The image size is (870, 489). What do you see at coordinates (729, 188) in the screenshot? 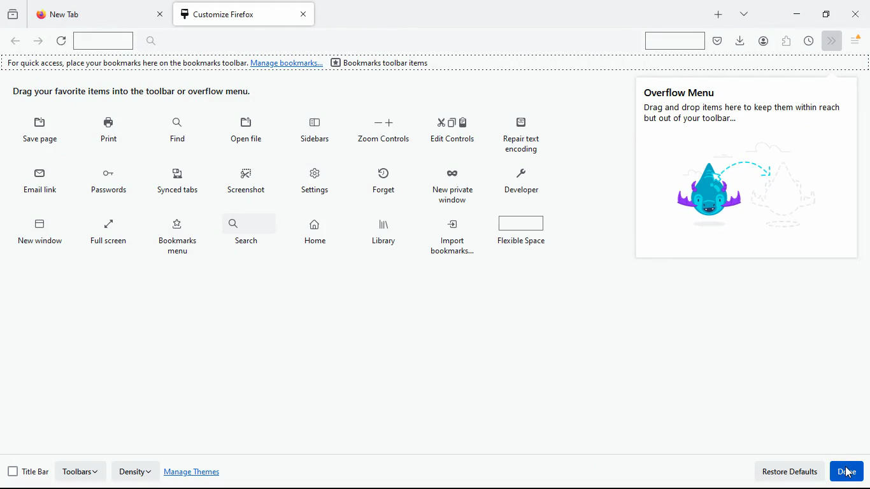
I see `symbol` at bounding box center [729, 188].